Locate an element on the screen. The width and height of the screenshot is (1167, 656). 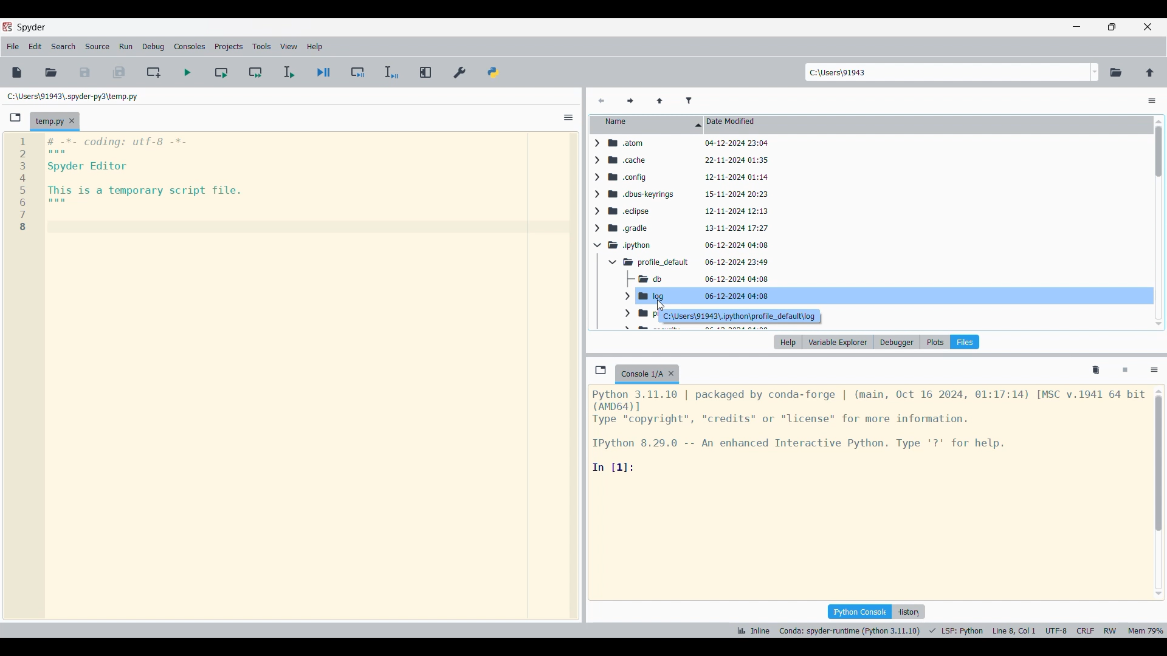
Browse working directory is located at coordinates (1116, 73).